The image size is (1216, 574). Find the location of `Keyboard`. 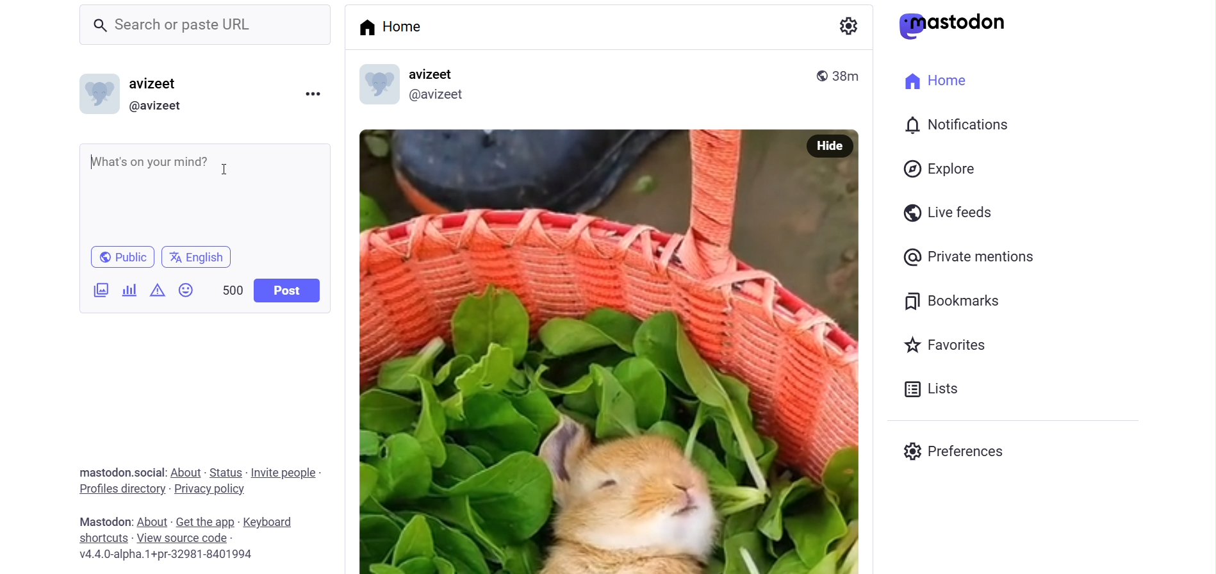

Keyboard is located at coordinates (273, 520).